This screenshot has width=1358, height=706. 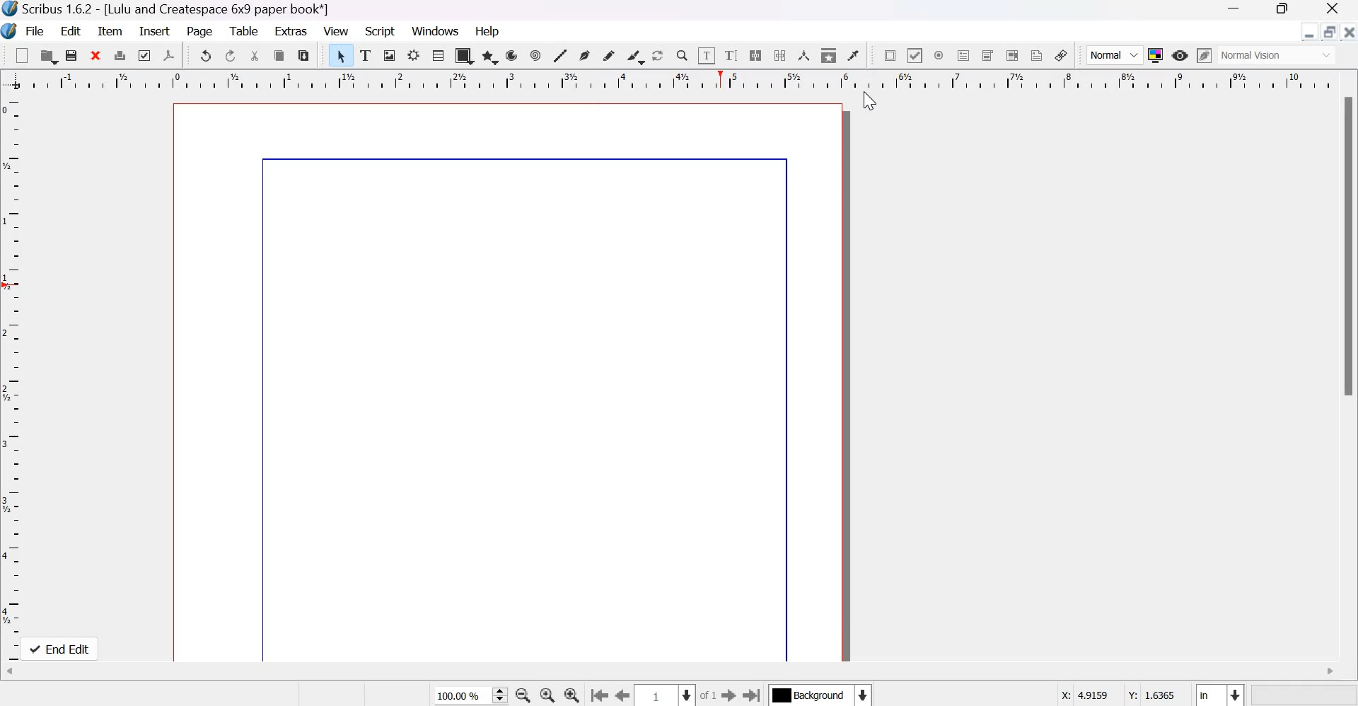 What do you see at coordinates (1330, 32) in the screenshot?
I see `resize` at bounding box center [1330, 32].